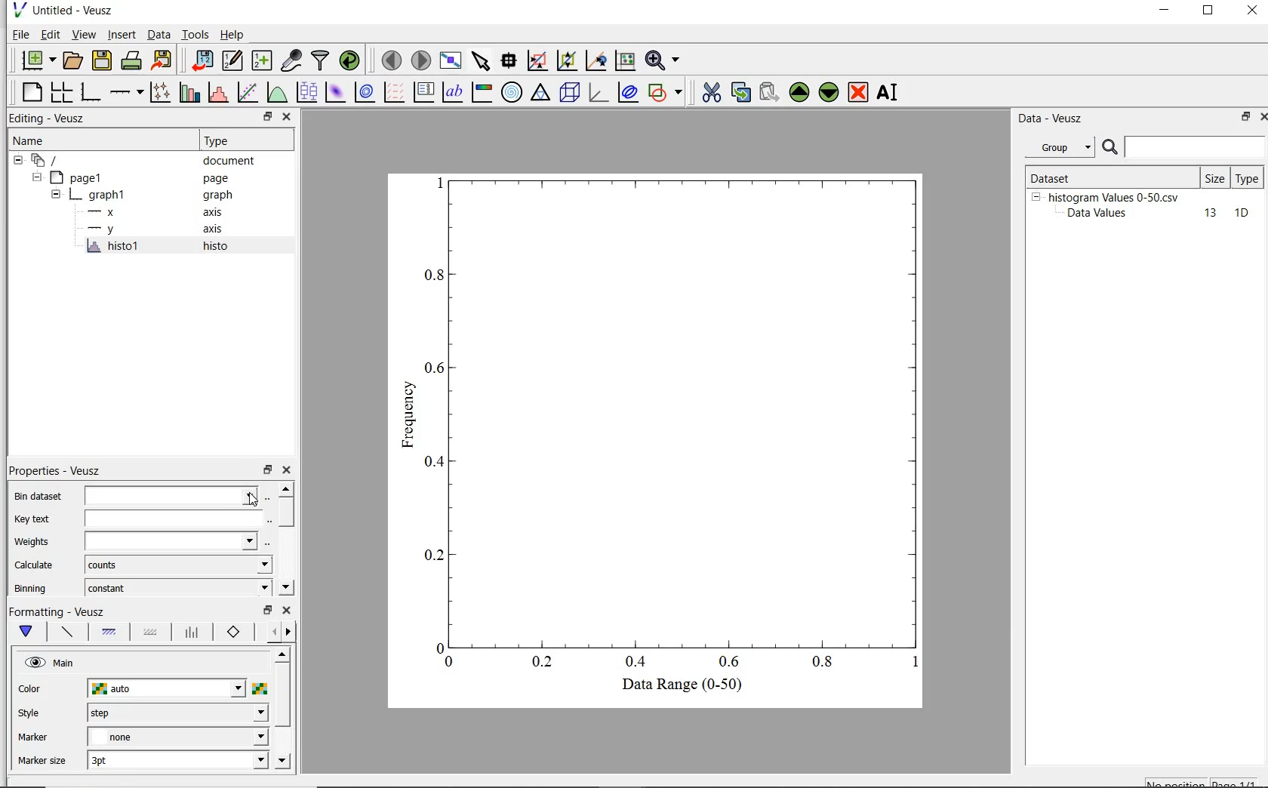 The width and height of the screenshot is (1268, 788). I want to click on Data Values, so click(1102, 214).